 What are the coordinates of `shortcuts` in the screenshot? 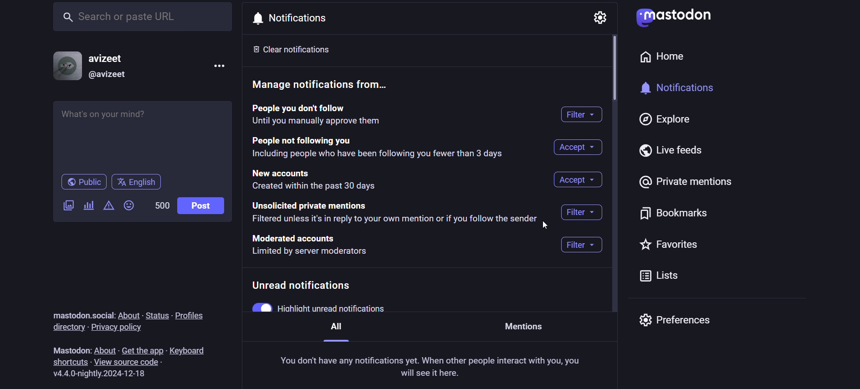 It's located at (70, 361).